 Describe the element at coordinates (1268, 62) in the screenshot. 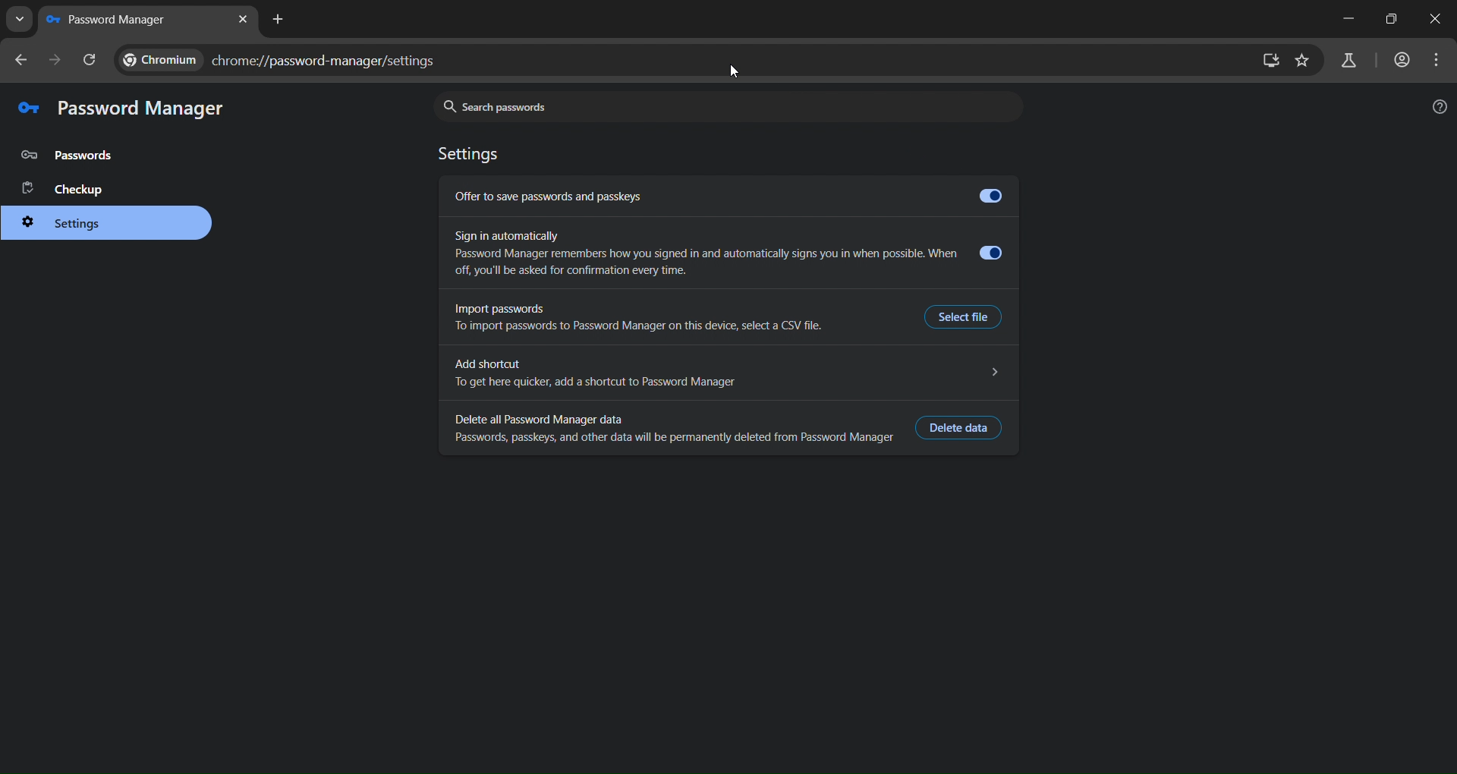

I see `zoom` at that location.